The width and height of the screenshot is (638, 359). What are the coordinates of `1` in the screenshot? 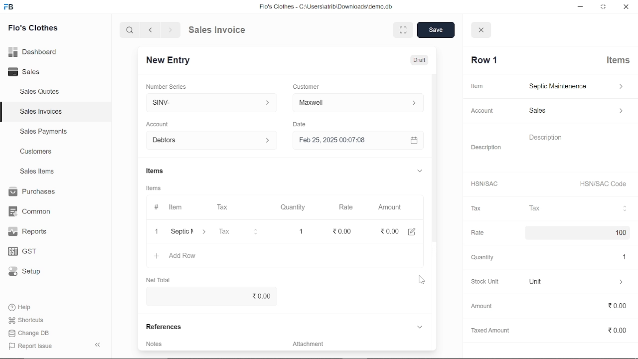 It's located at (300, 230).